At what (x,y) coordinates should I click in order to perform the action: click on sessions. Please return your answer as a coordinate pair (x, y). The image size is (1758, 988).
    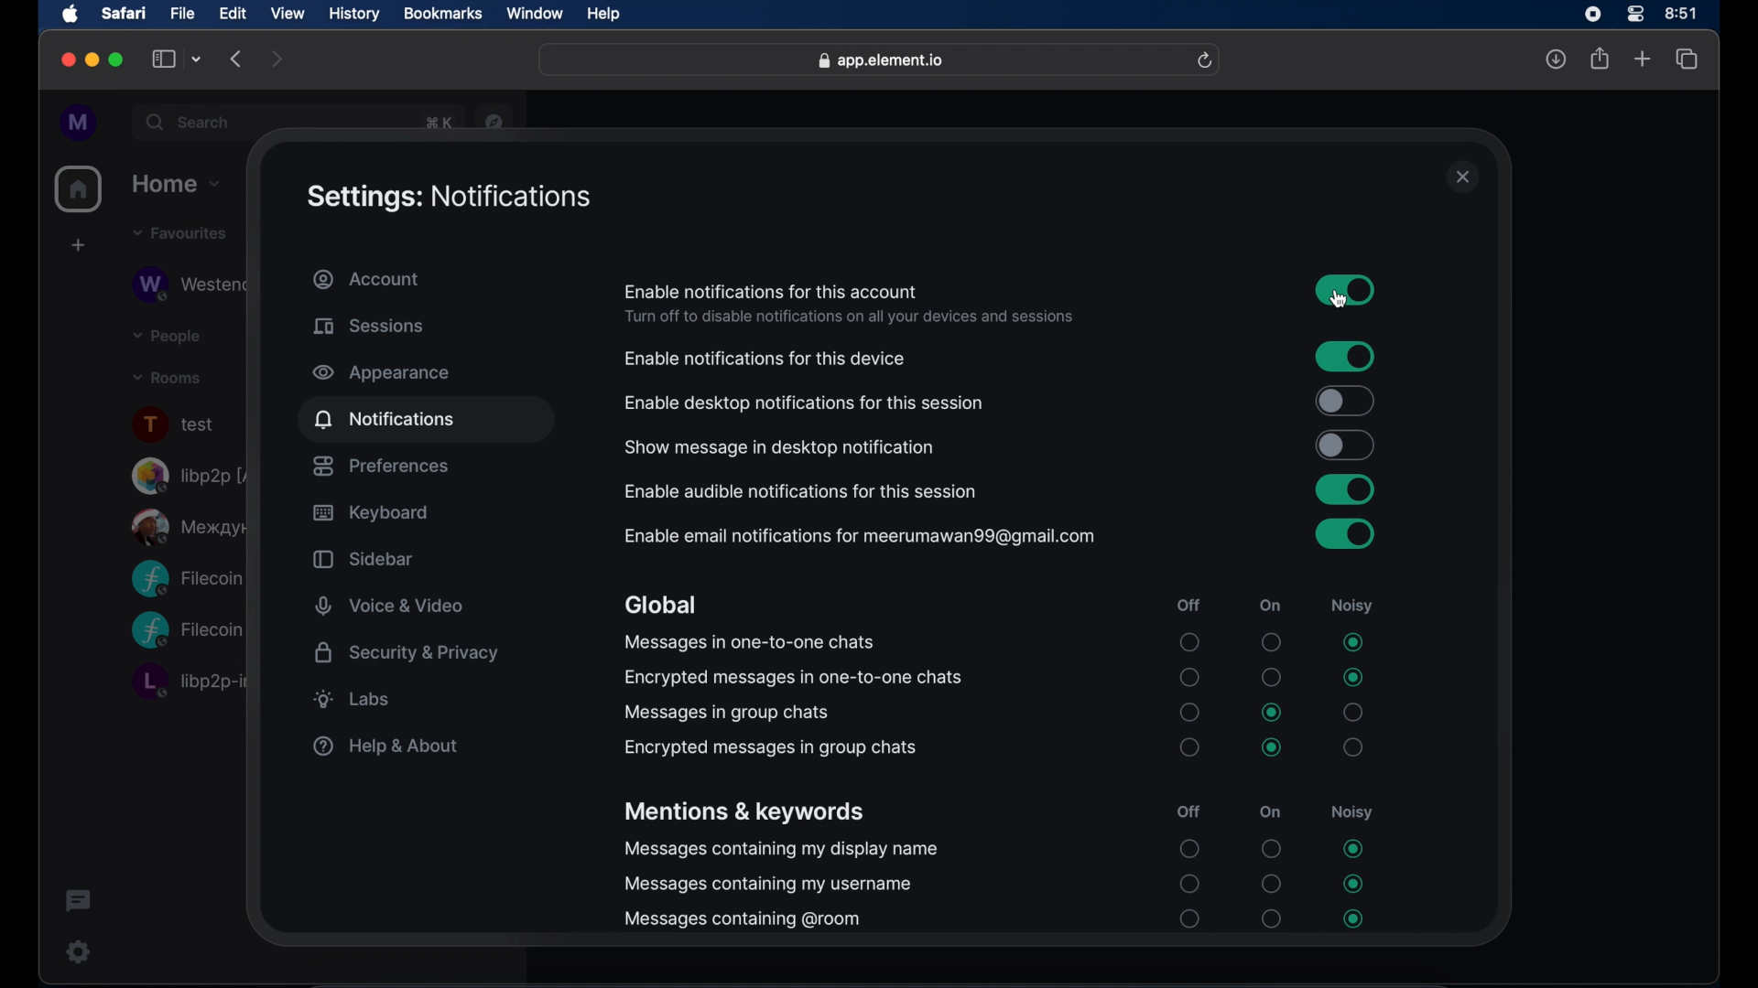
    Looking at the image, I should click on (368, 326).